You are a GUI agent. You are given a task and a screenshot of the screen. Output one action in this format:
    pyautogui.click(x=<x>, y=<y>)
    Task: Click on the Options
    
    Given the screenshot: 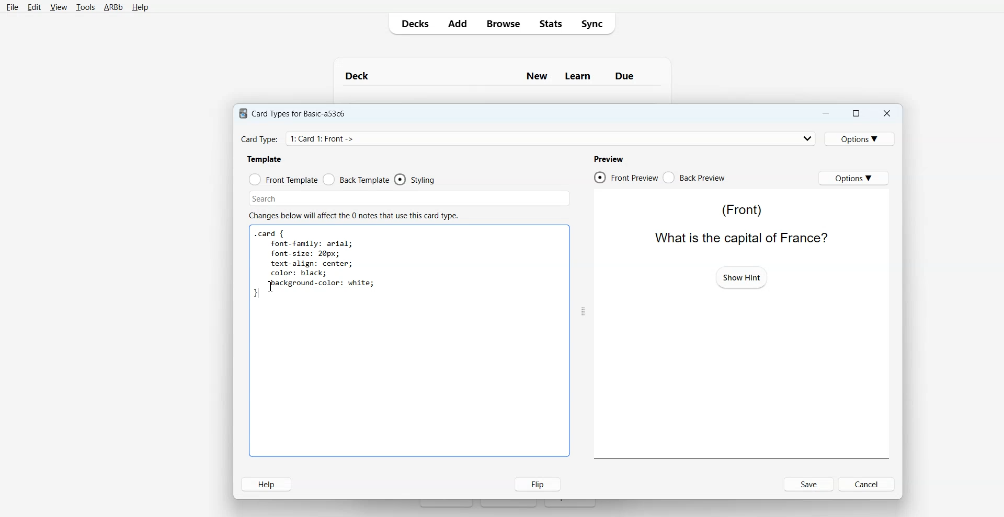 What is the action you would take?
    pyautogui.click(x=853, y=178)
    